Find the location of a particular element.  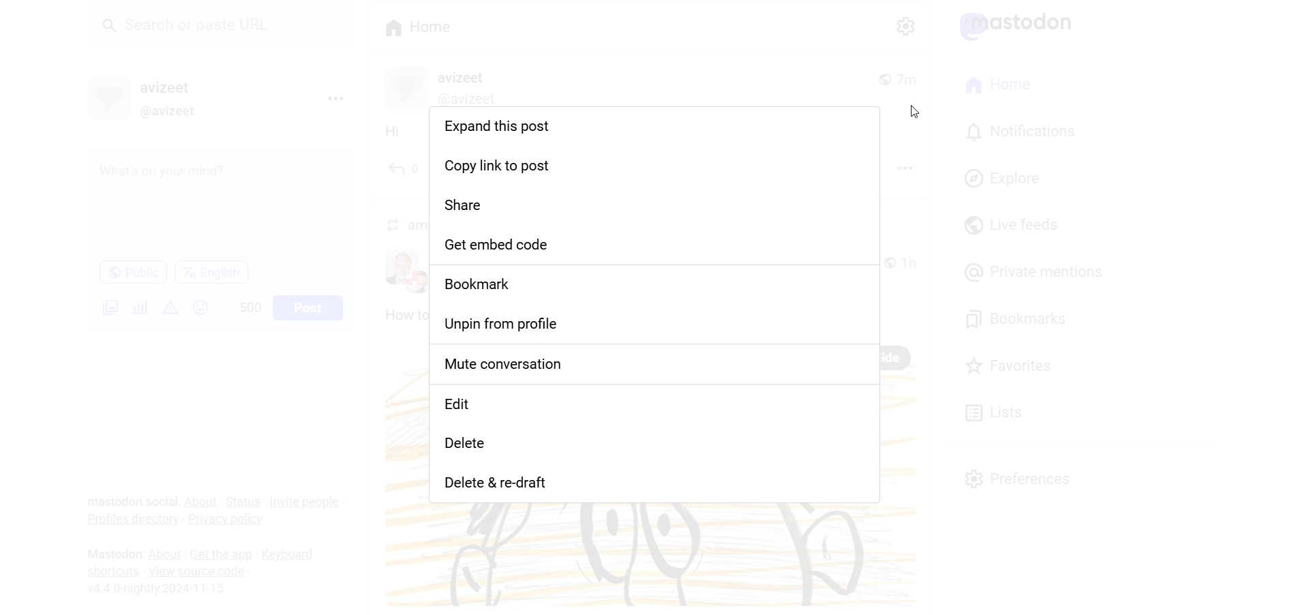

Ad Image is located at coordinates (108, 307).